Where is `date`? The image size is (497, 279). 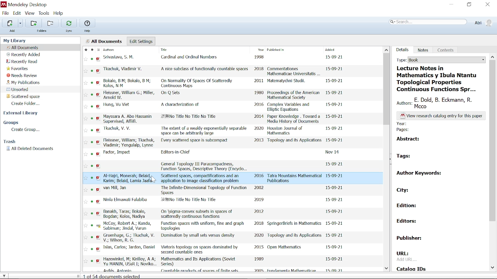
date is located at coordinates (335, 81).